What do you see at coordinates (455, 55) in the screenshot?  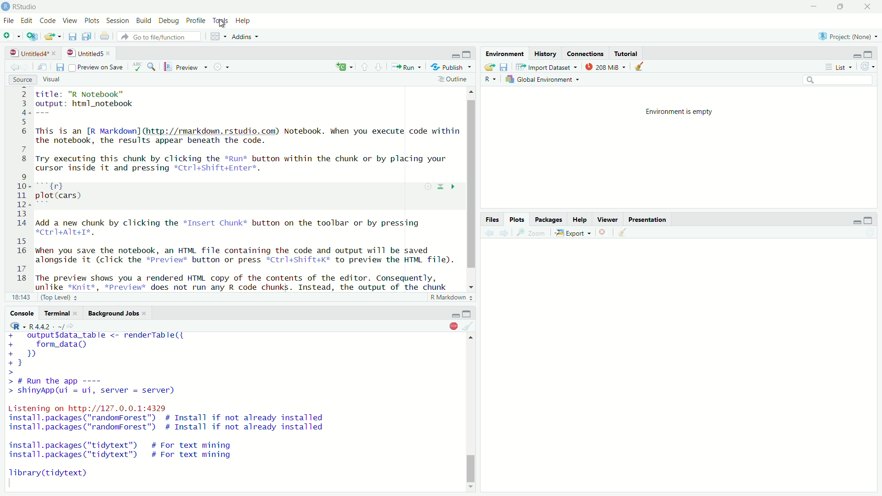 I see `minimize` at bounding box center [455, 55].